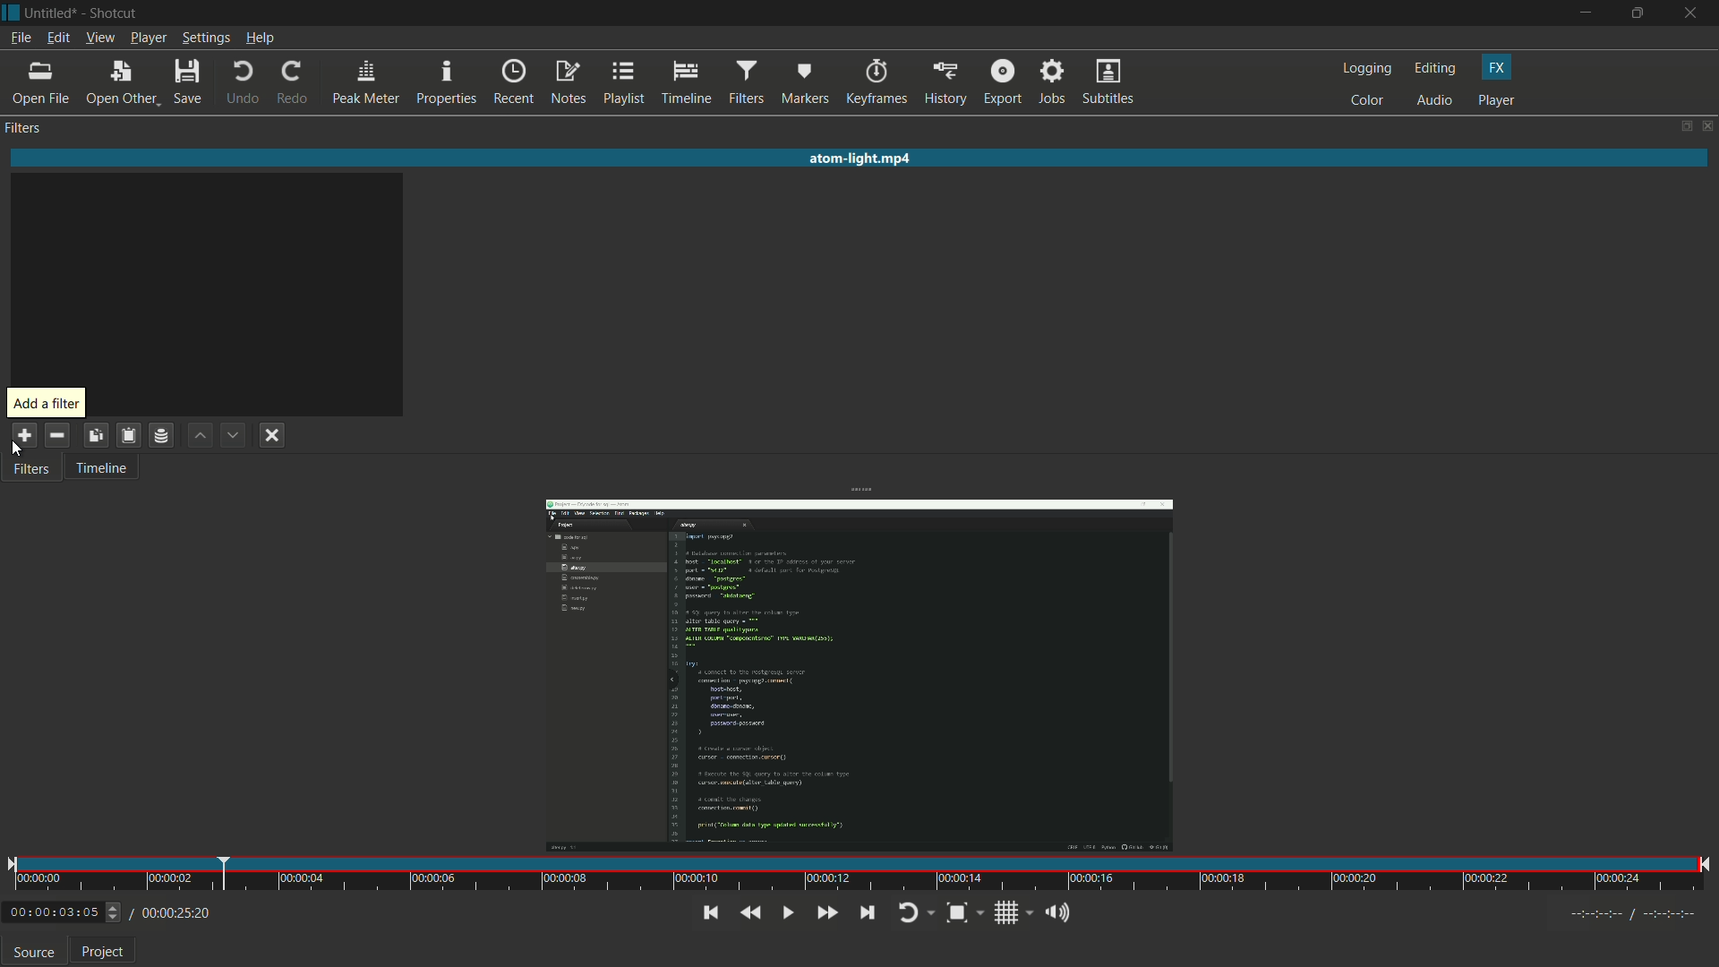 The image size is (1719, 967). Describe the element at coordinates (746, 83) in the screenshot. I see `filters` at that location.